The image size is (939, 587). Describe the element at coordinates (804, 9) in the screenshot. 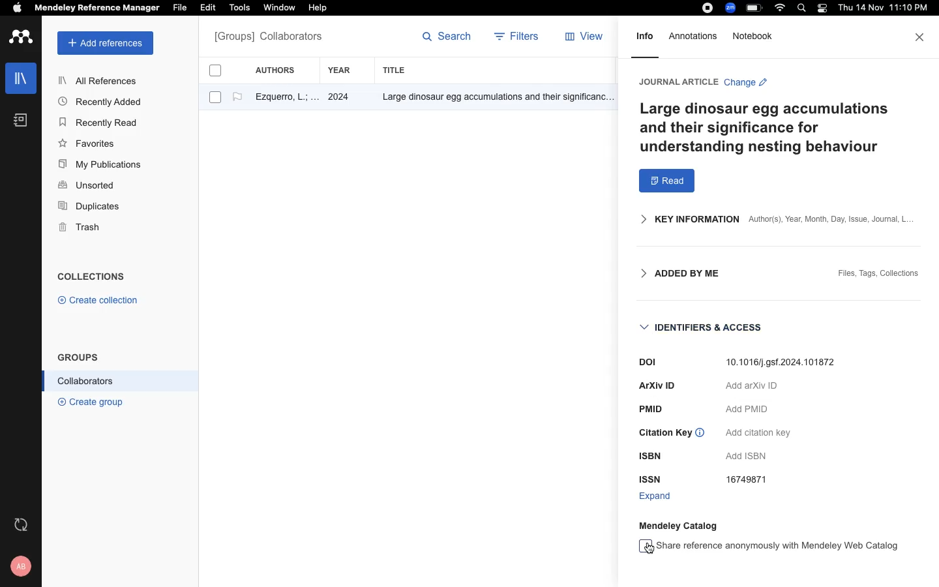

I see `search` at that location.